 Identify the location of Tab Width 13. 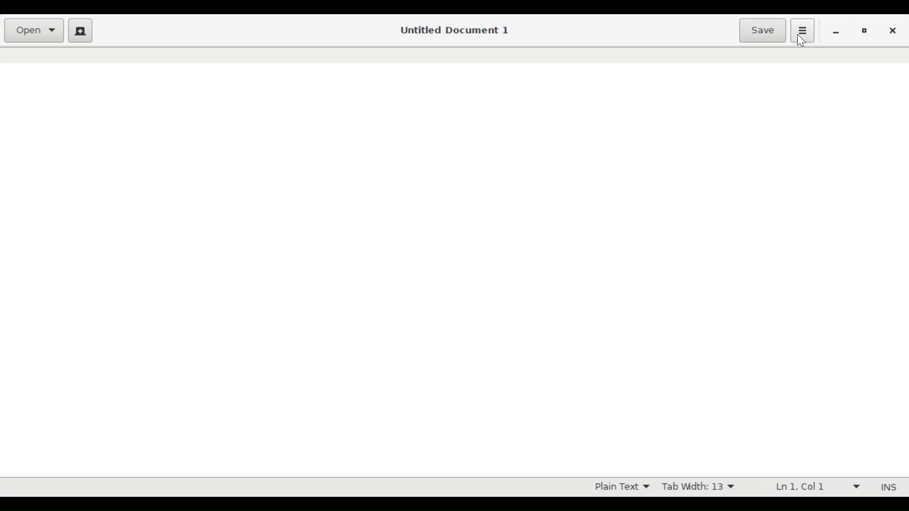
(703, 486).